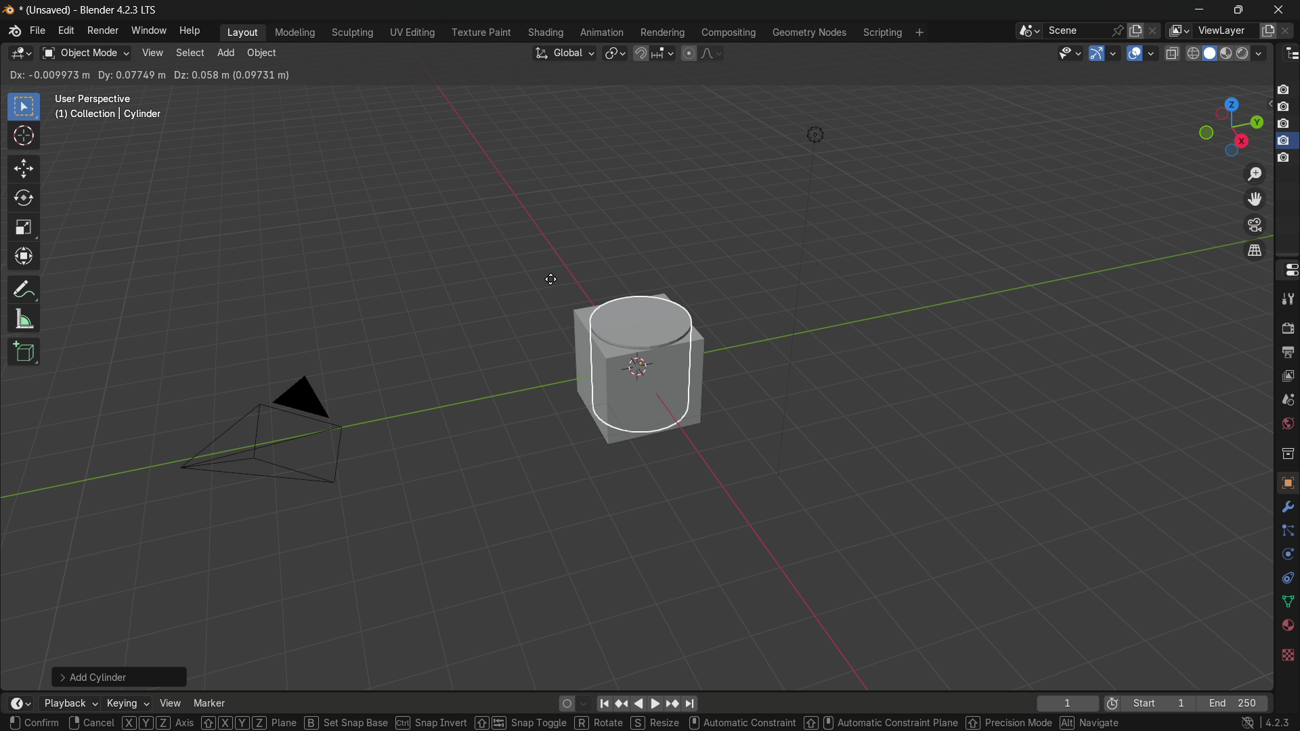  I want to click on add menu, so click(224, 53).